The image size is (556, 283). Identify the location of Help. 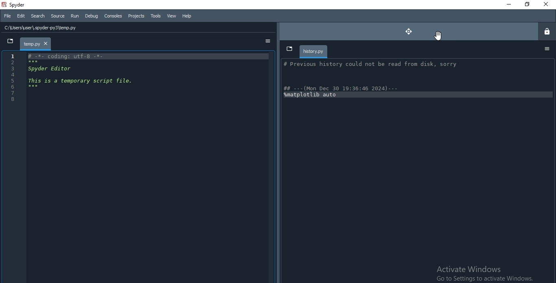
(191, 15).